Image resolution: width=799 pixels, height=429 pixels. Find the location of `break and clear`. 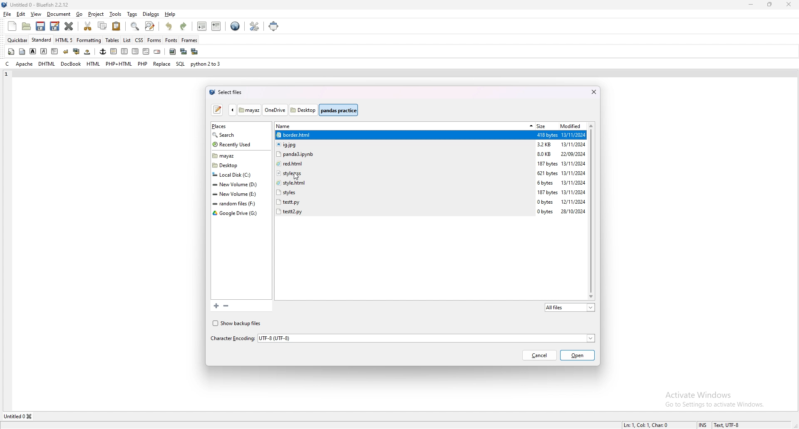

break and clear is located at coordinates (77, 51).